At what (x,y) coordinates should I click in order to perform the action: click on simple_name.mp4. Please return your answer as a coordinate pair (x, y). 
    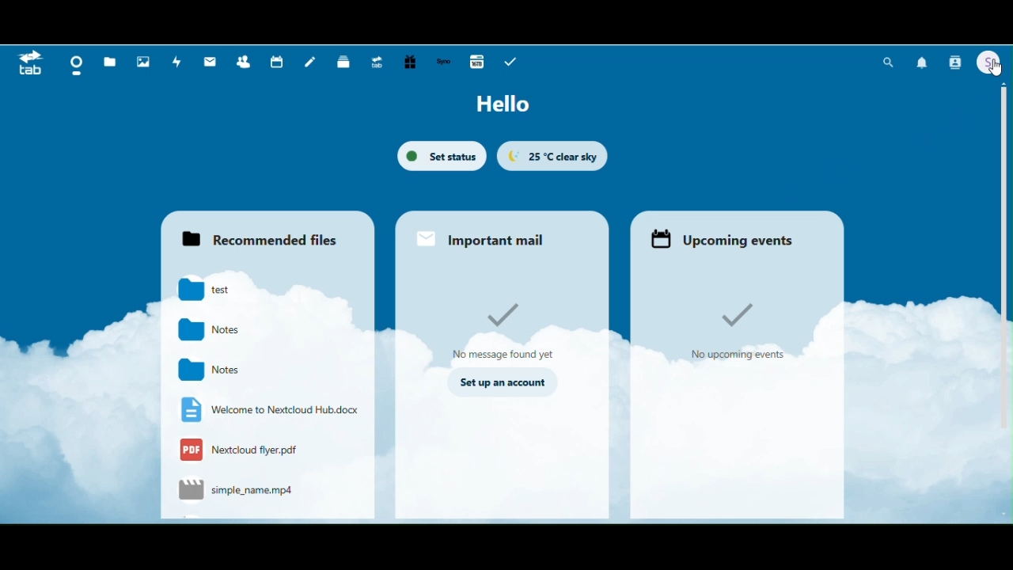
    Looking at the image, I should click on (237, 491).